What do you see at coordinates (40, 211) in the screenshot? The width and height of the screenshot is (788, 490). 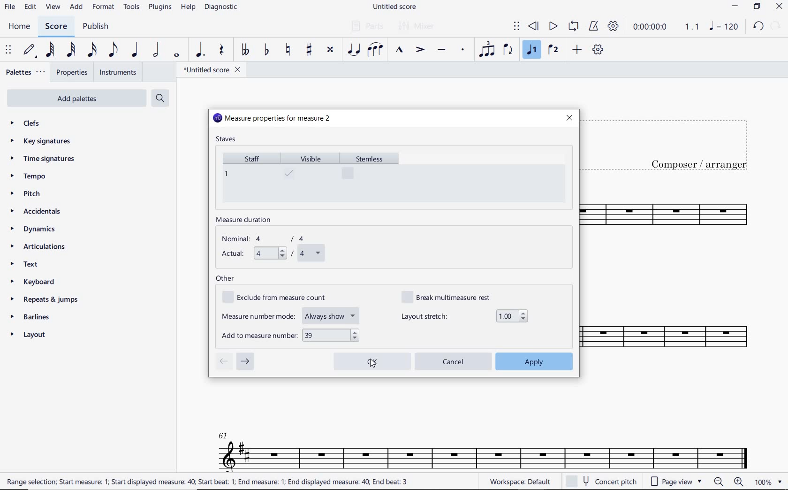 I see `ACCIDENTALS` at bounding box center [40, 211].